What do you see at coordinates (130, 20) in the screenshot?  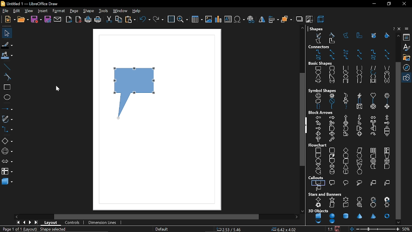 I see `paste` at bounding box center [130, 20].